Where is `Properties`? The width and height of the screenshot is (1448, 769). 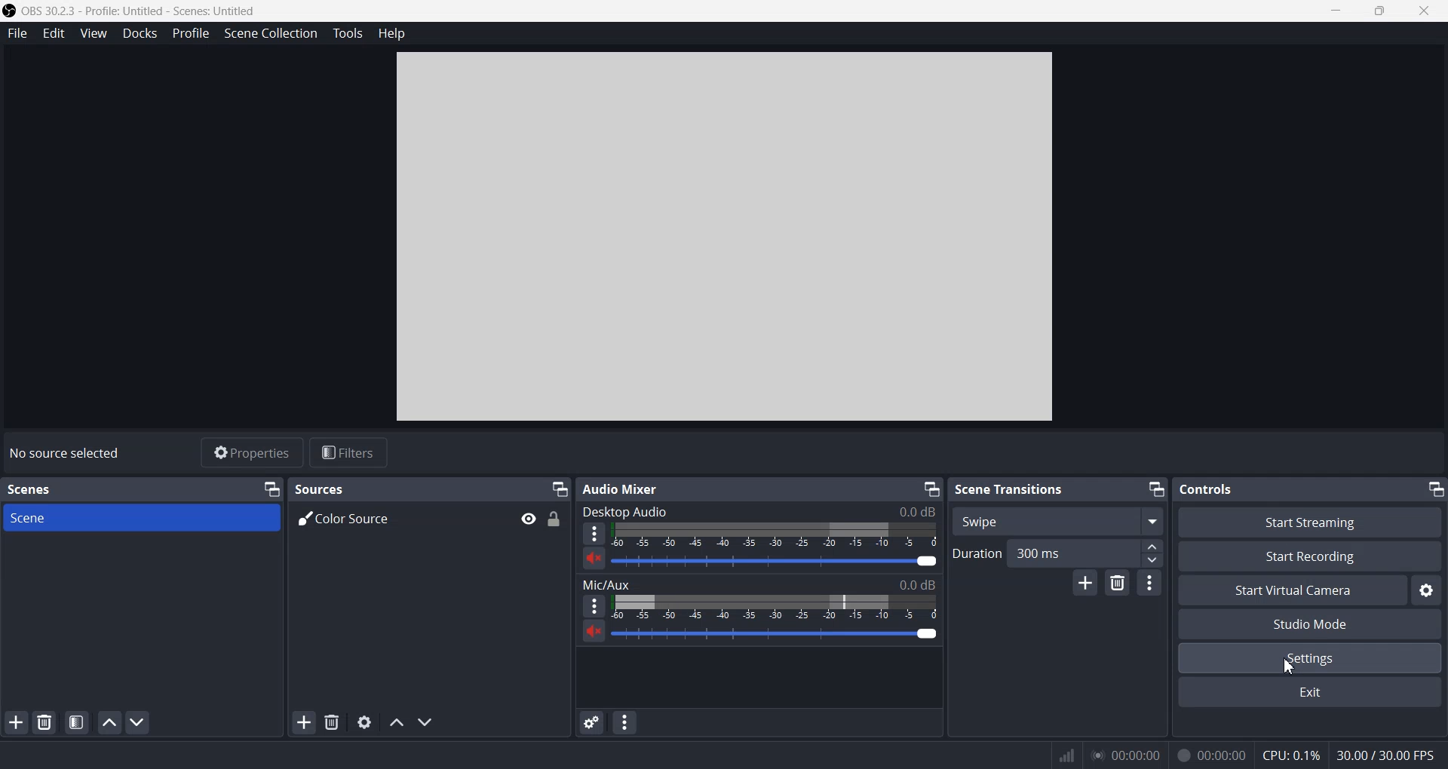 Properties is located at coordinates (250, 453).